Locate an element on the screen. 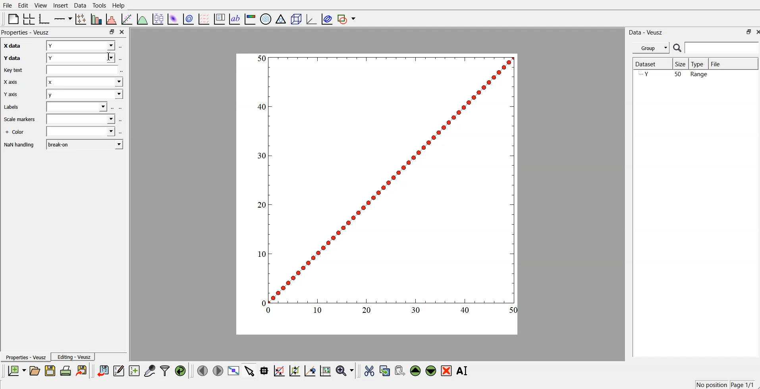  Add an axis is located at coordinates (64, 18).